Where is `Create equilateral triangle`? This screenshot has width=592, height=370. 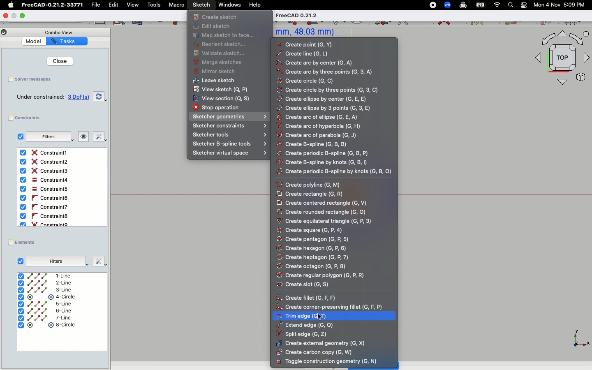 Create equilateral triangle is located at coordinates (324, 221).